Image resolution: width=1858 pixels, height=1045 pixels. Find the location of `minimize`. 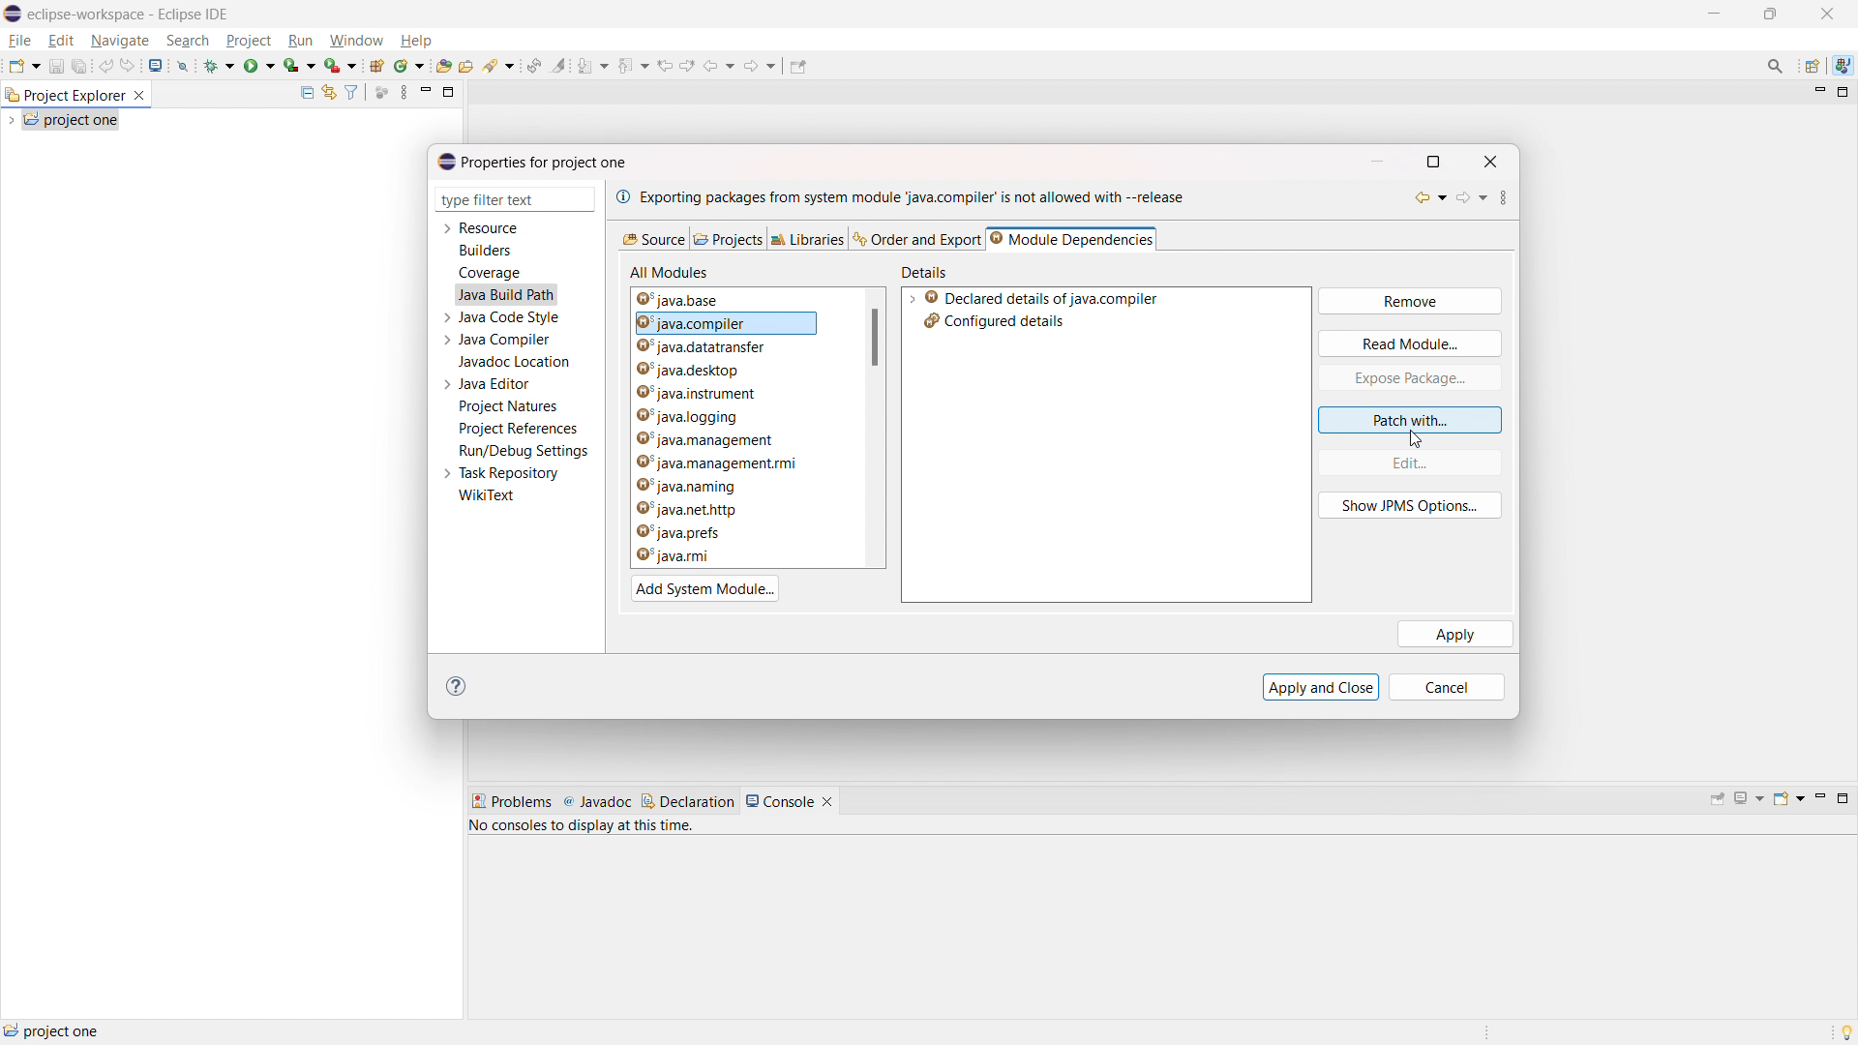

minimize is located at coordinates (426, 92).